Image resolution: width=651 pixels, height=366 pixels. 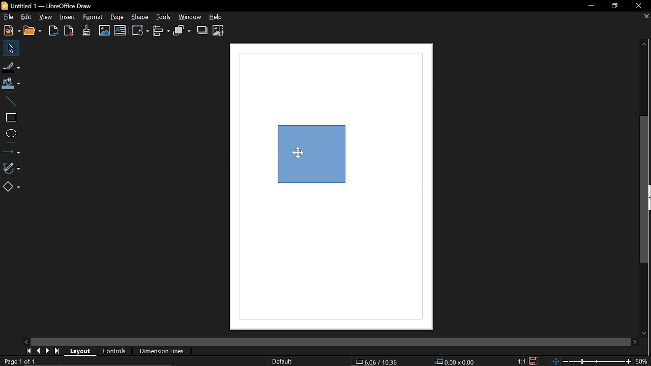 What do you see at coordinates (68, 17) in the screenshot?
I see `Insert` at bounding box center [68, 17].